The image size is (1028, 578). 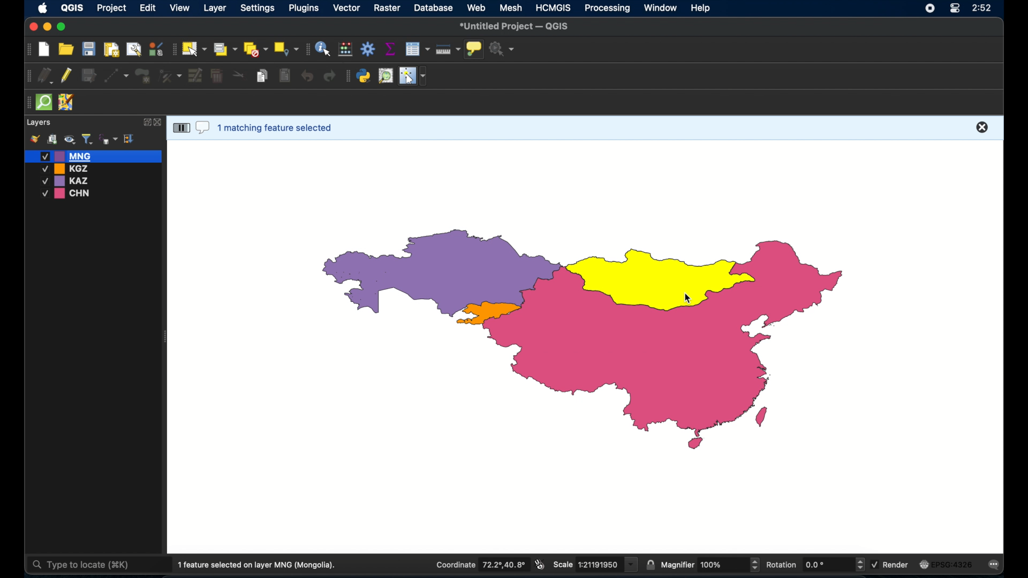 What do you see at coordinates (257, 9) in the screenshot?
I see `settings` at bounding box center [257, 9].